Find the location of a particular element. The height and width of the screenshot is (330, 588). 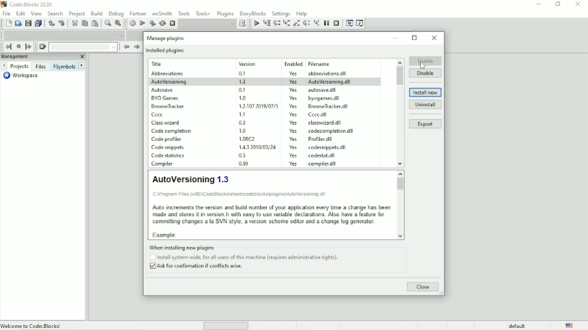

Run is located at coordinates (143, 24).